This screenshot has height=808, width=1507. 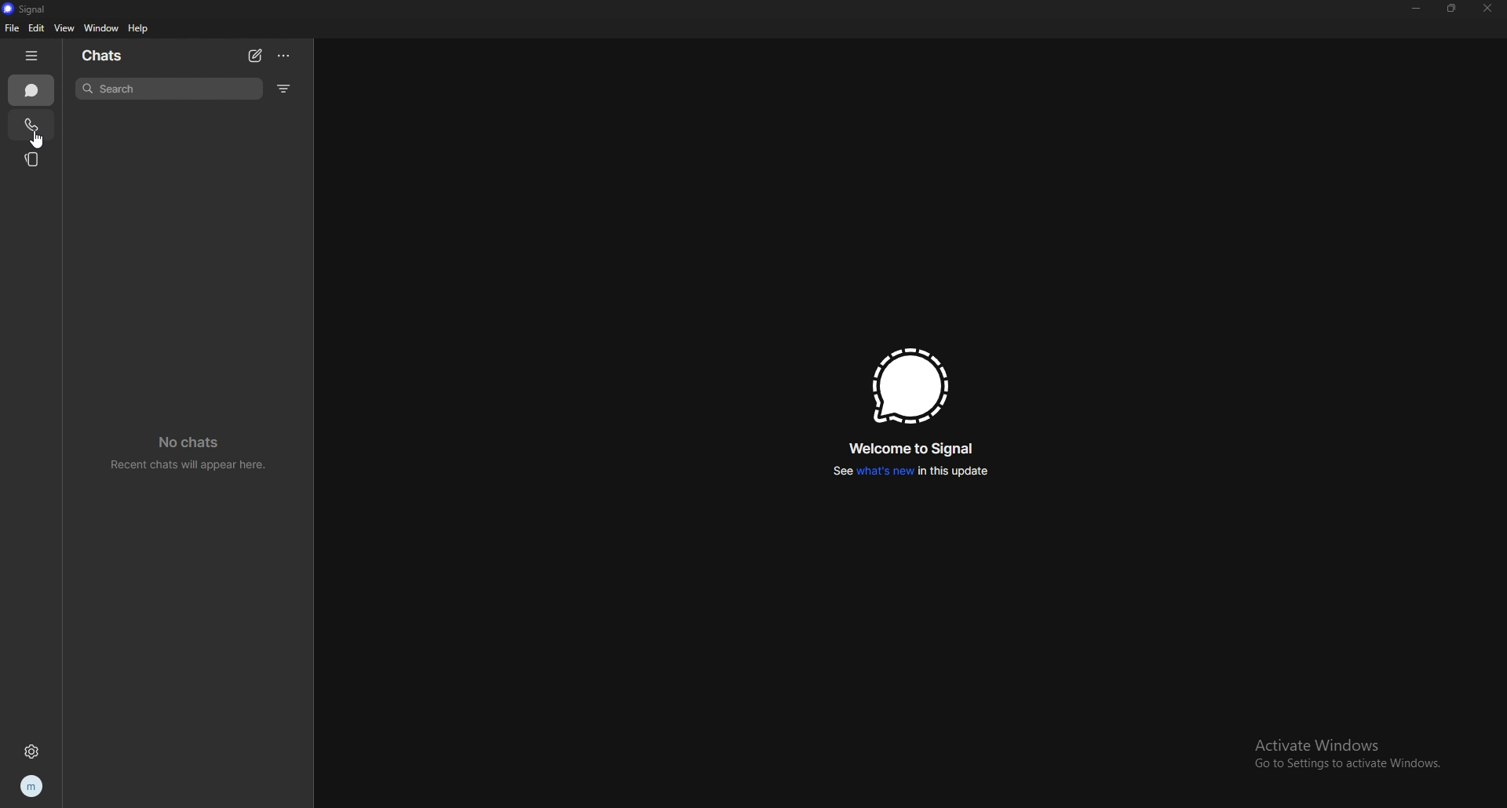 I want to click on profile, so click(x=31, y=787).